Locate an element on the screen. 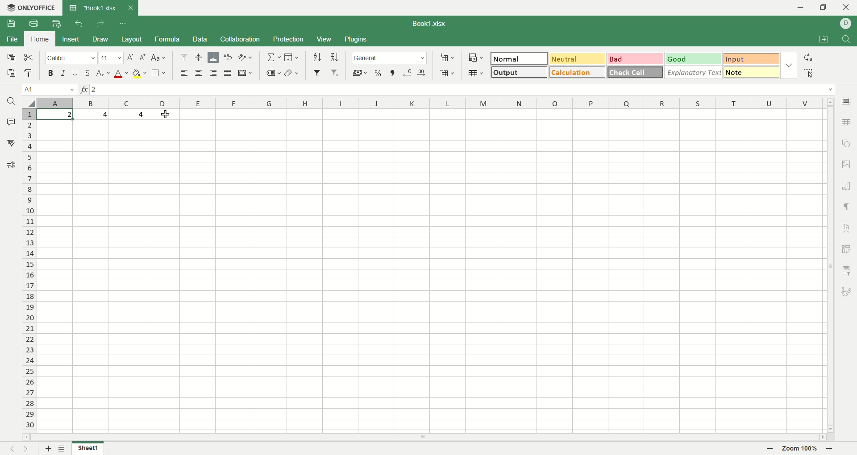 This screenshot has width=857, height=455. format as table template is located at coordinates (475, 74).